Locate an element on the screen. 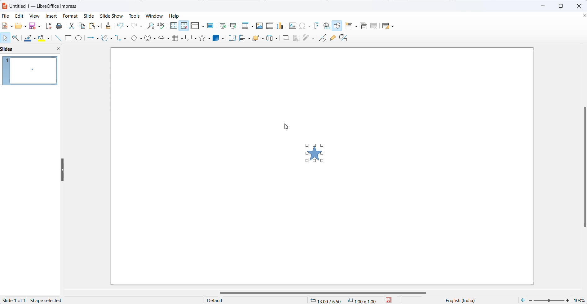 The height and width of the screenshot is (304, 587). undo is located at coordinates (125, 25).